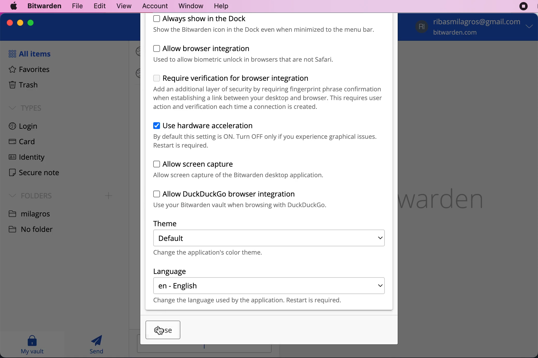 The width and height of the screenshot is (538, 358). I want to click on edit, so click(98, 6).